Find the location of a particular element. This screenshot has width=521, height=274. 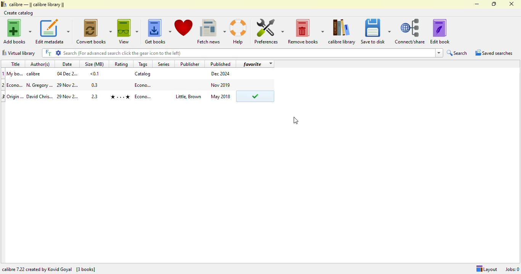

calibre 7.22 created by Kovid Goyal is located at coordinates (37, 269).